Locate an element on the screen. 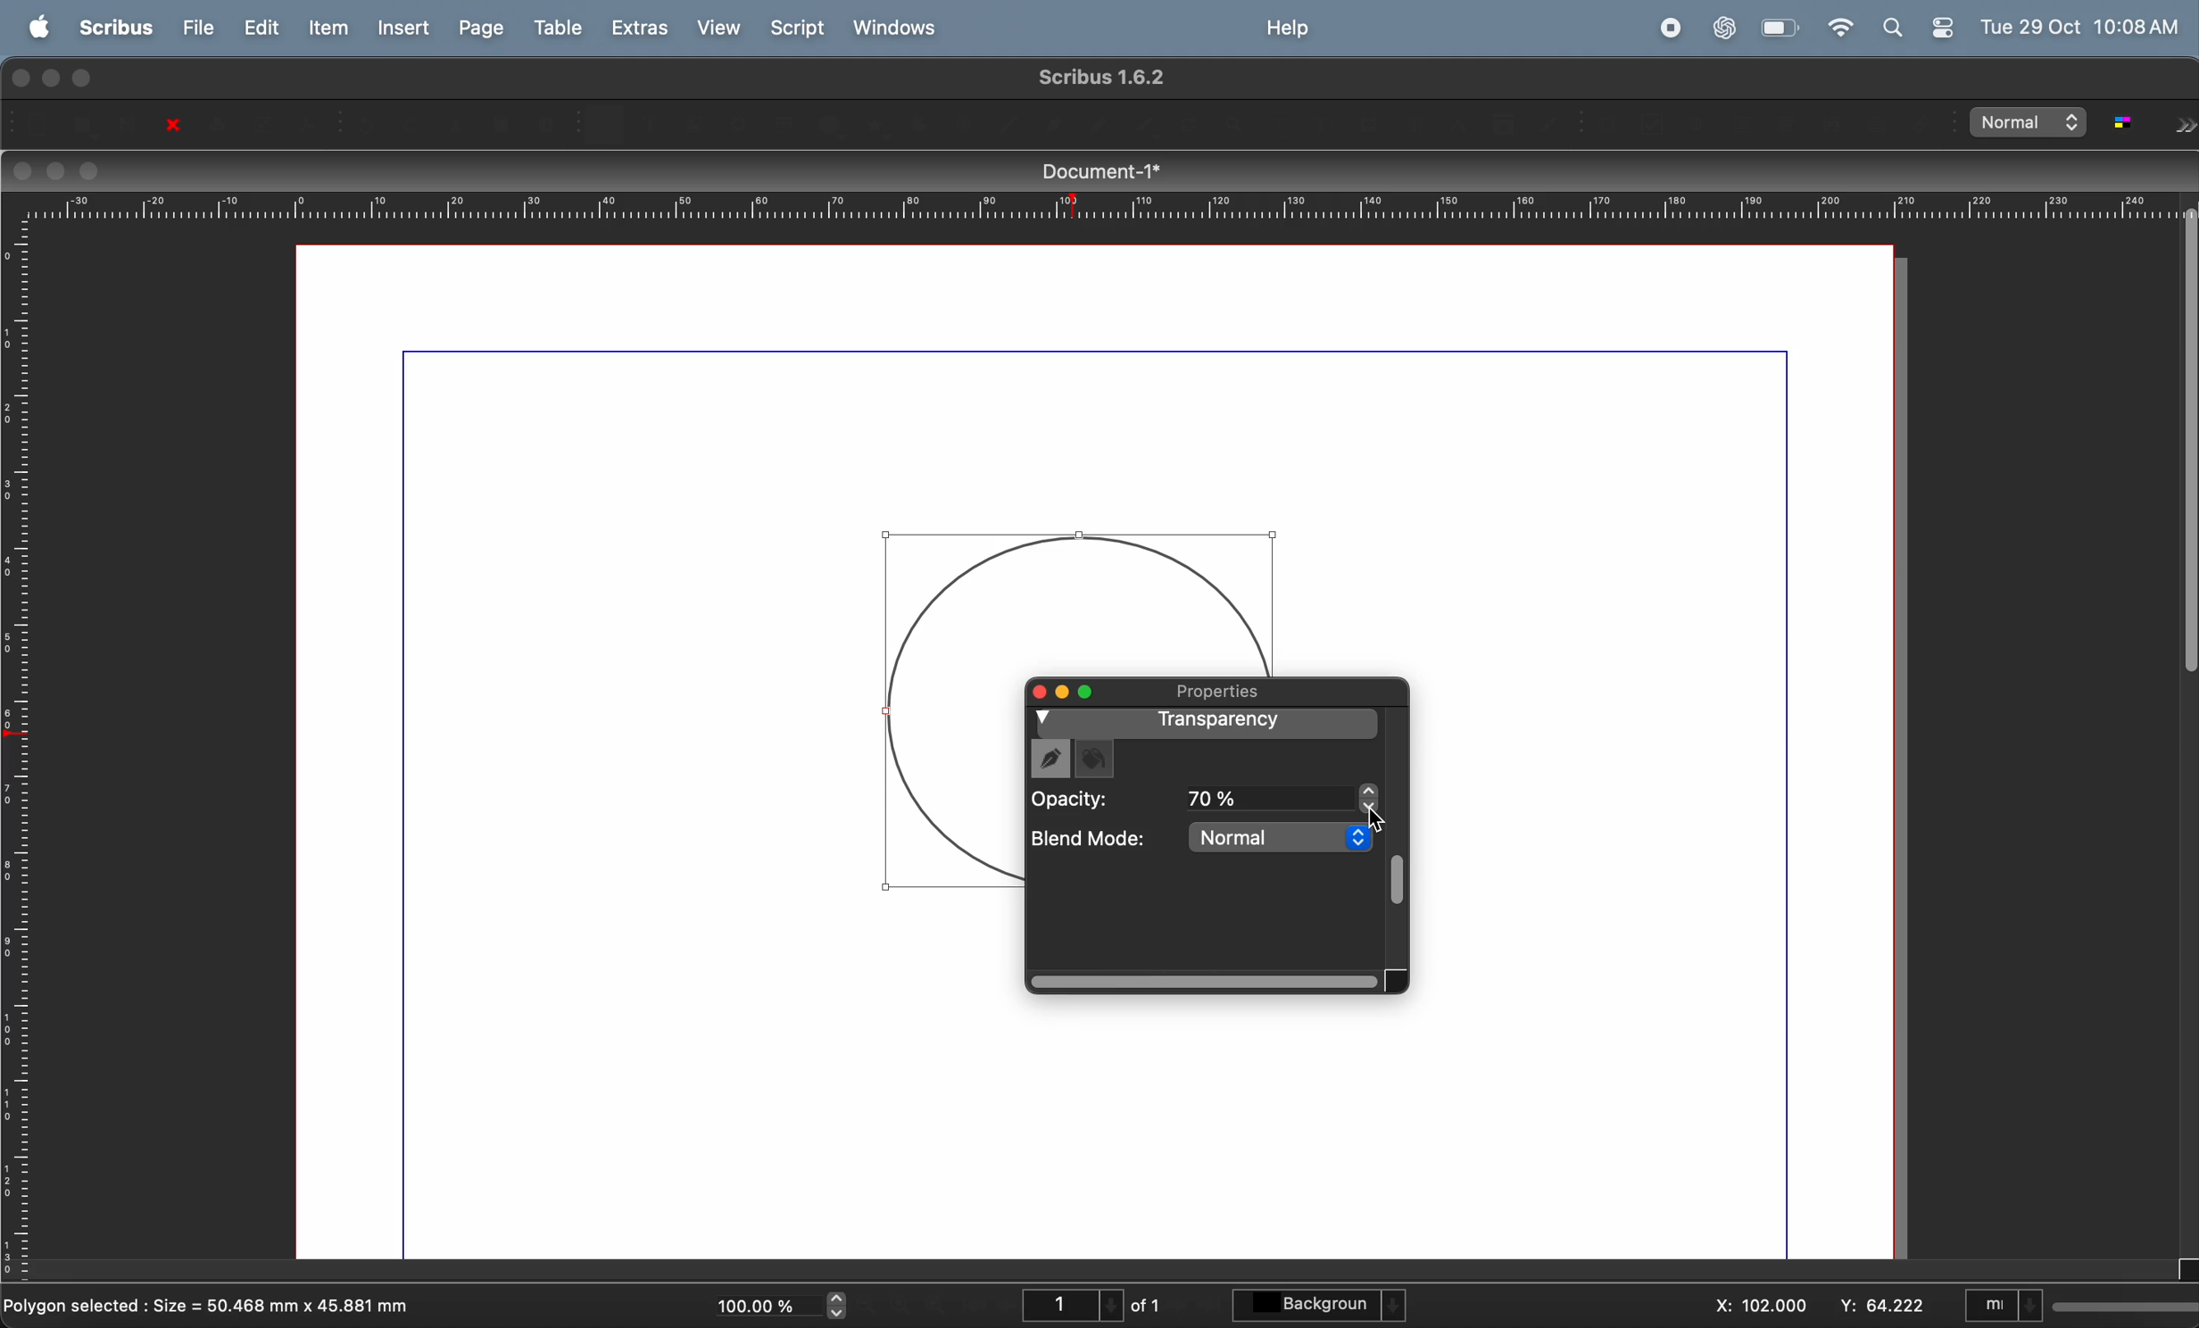 The image size is (2199, 1328). maximize is located at coordinates (88, 79).